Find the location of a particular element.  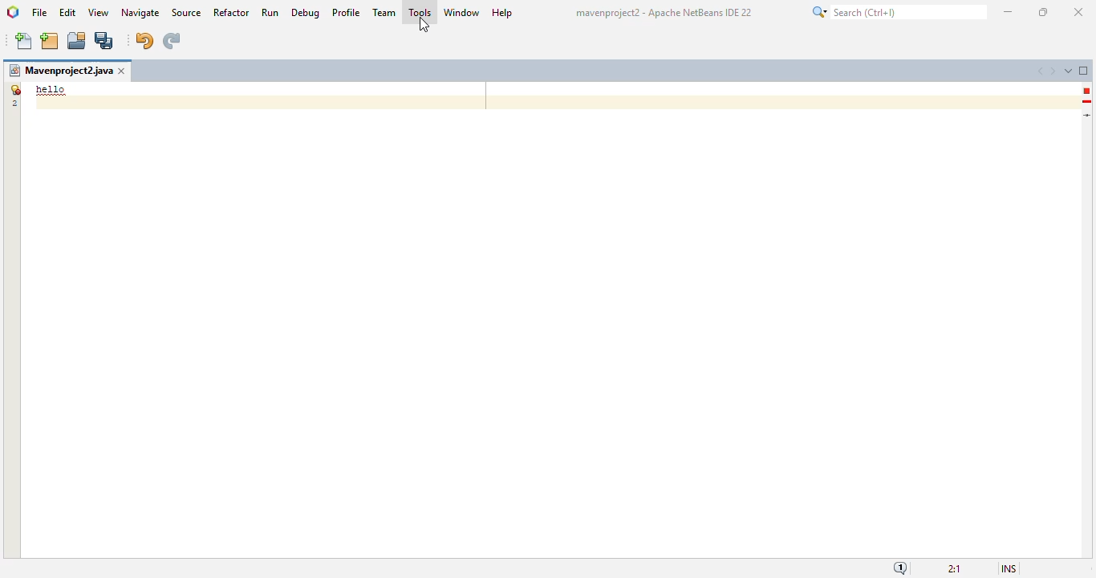

navigate is located at coordinates (141, 13).